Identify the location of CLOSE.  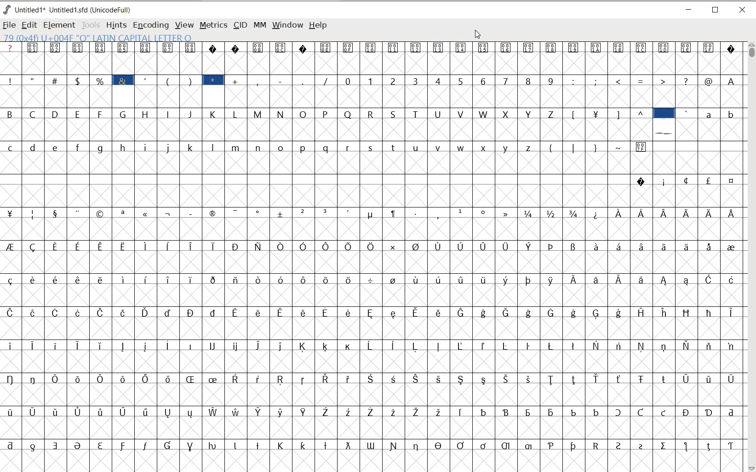
(742, 10).